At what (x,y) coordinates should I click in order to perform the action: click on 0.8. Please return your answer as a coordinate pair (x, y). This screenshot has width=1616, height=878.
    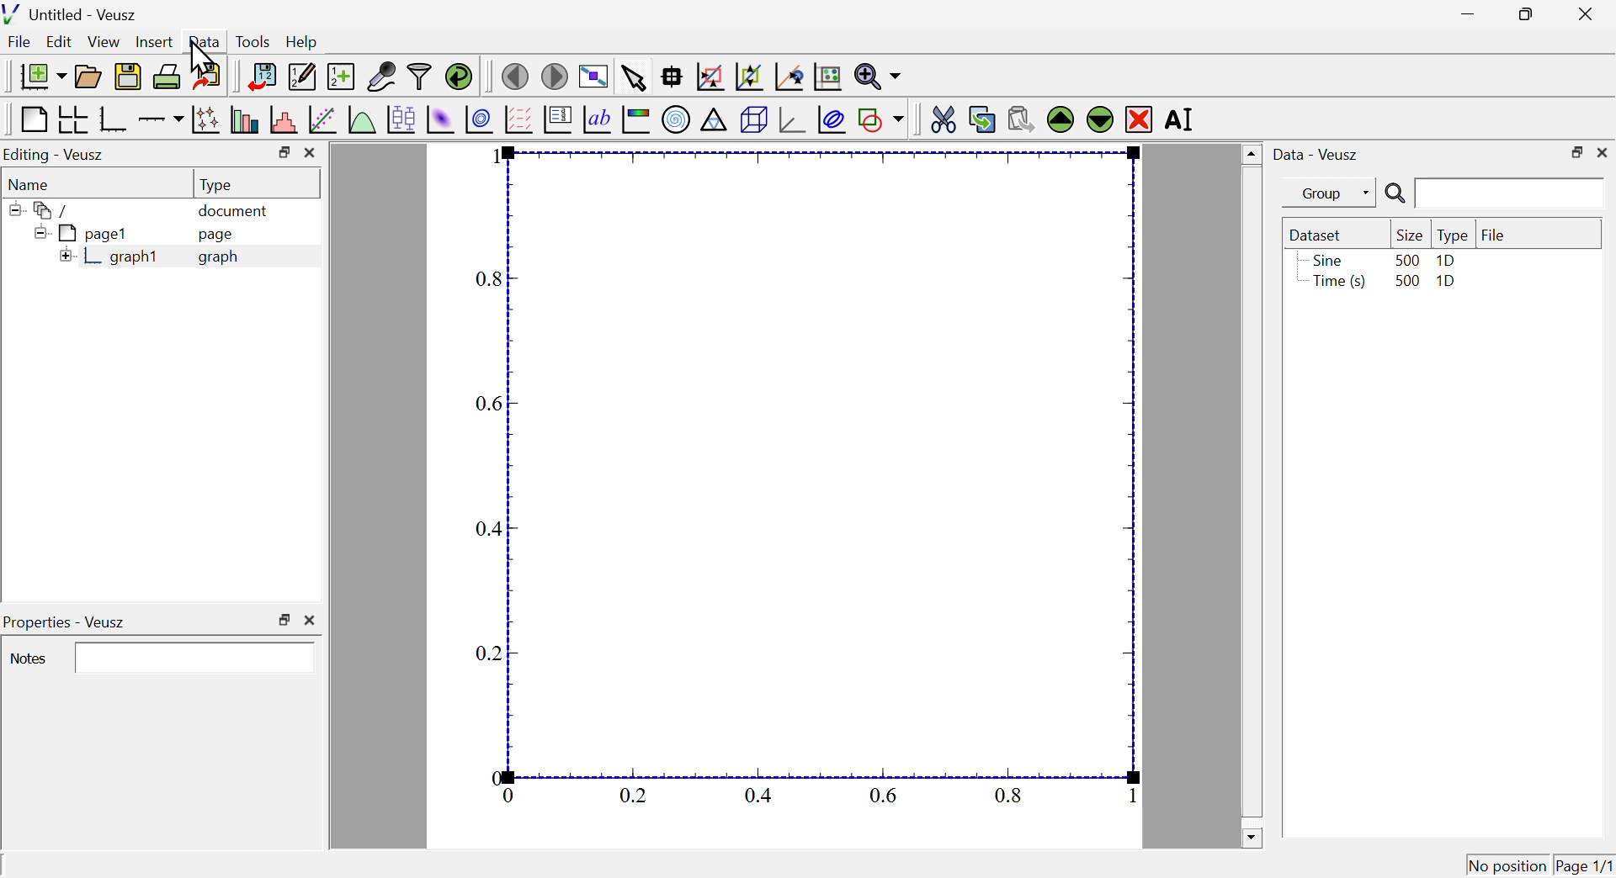
    Looking at the image, I should click on (492, 280).